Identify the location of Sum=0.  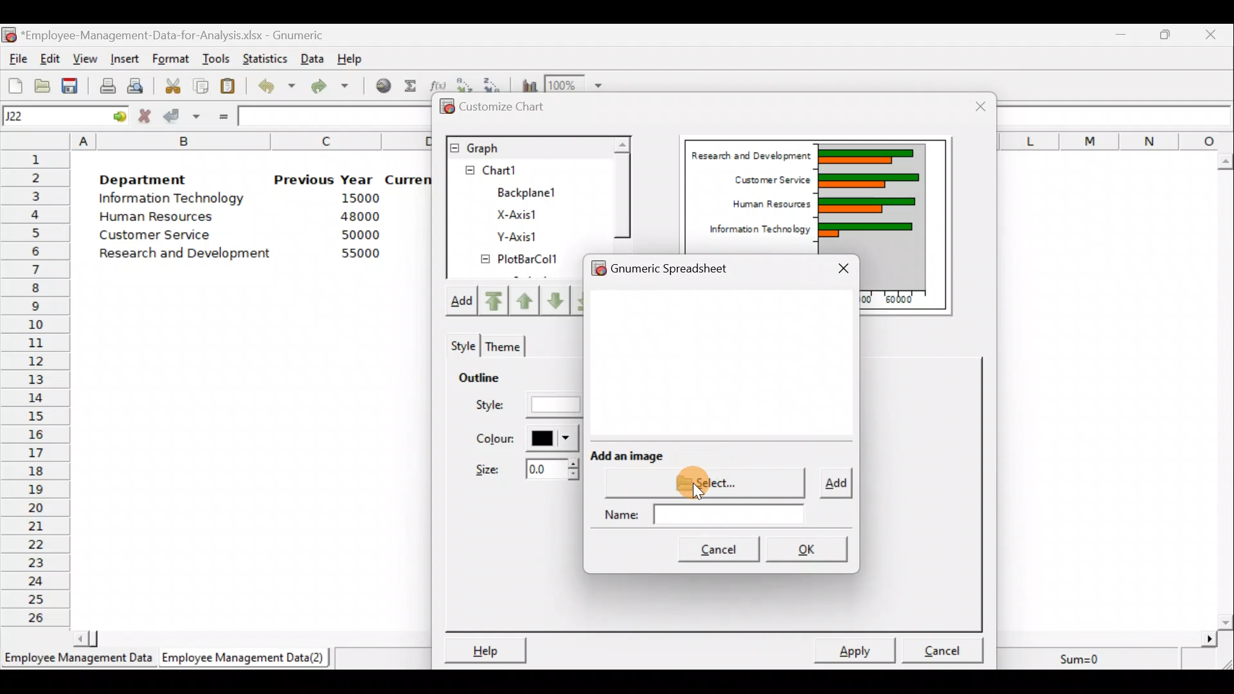
(1084, 656).